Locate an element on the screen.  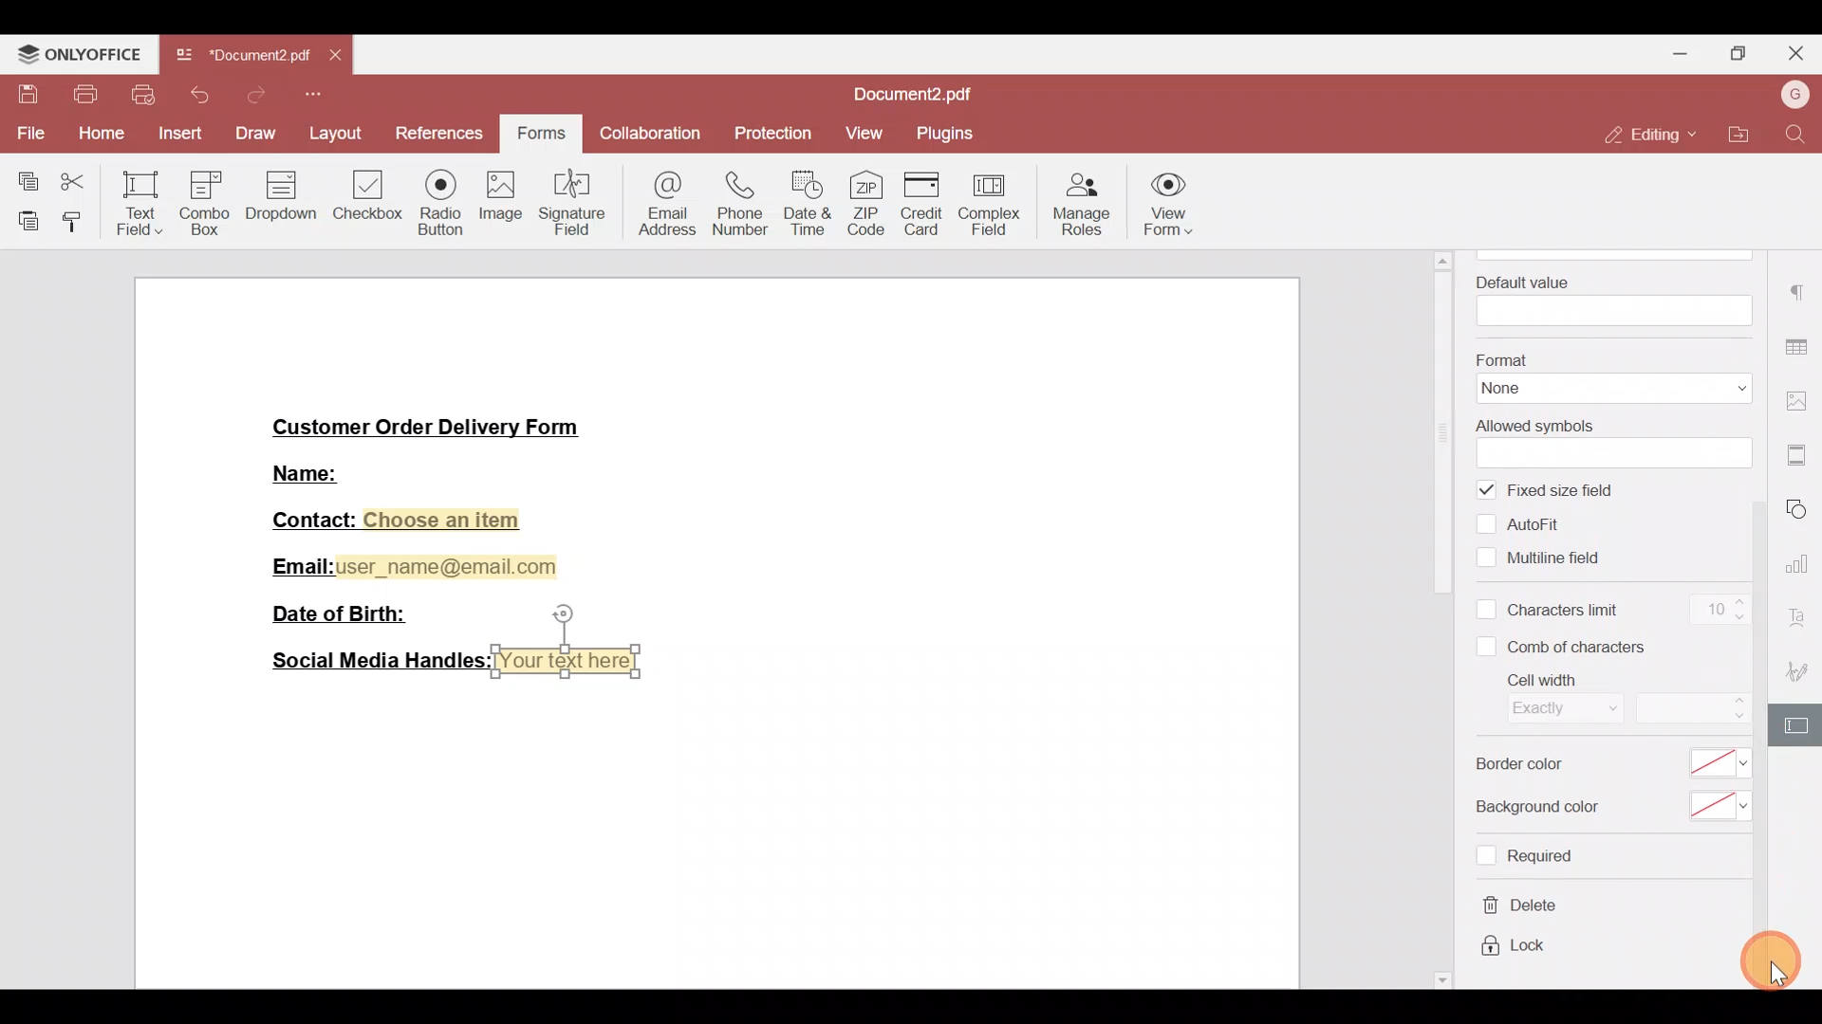
Close is located at coordinates (1799, 54).